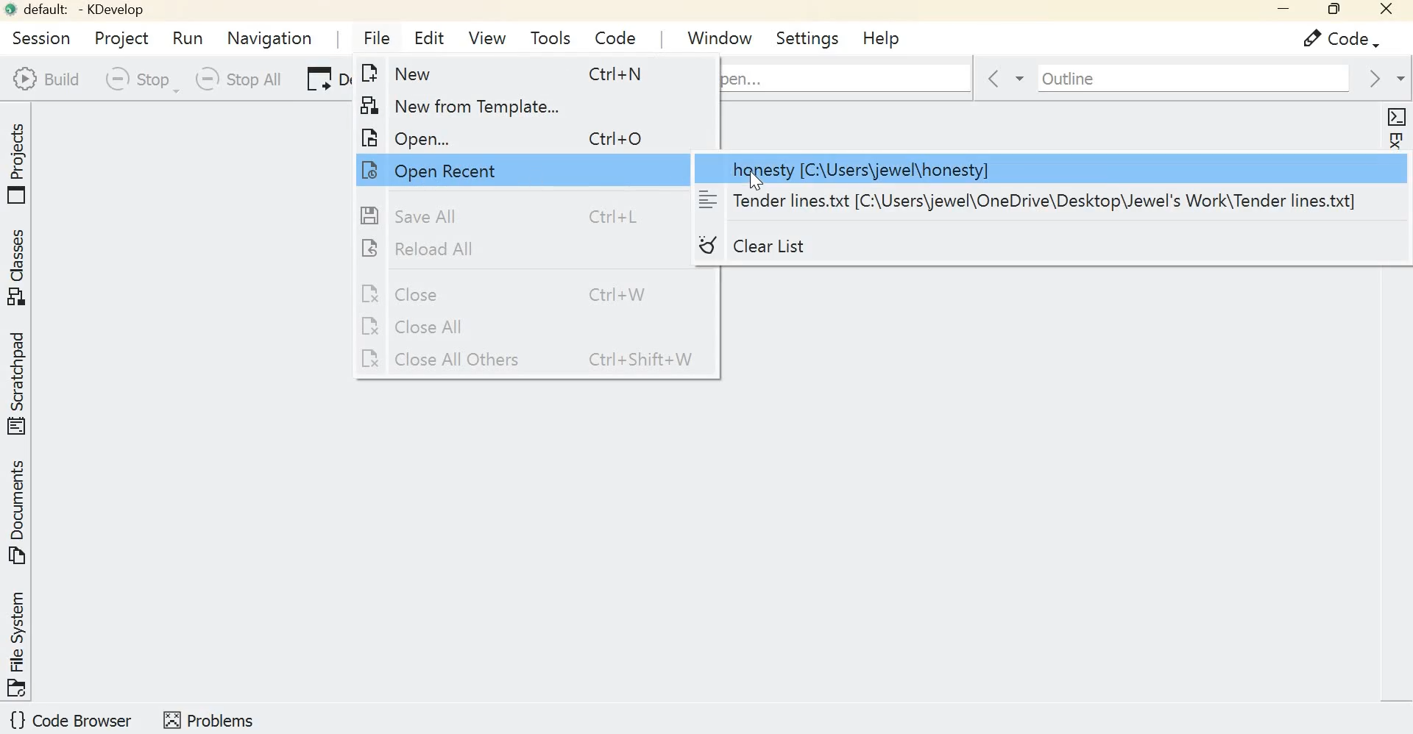  What do you see at coordinates (20, 160) in the screenshot?
I see `Toggle 'Projects' tool view` at bounding box center [20, 160].